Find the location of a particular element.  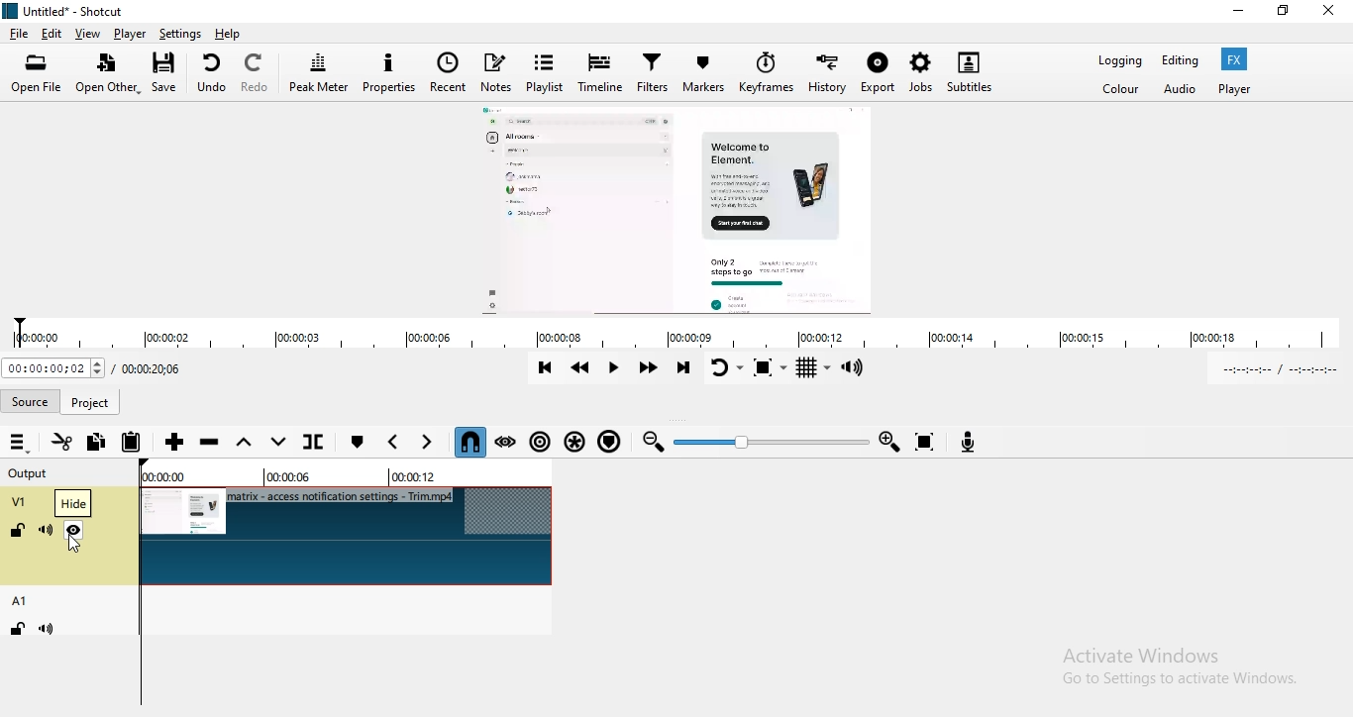

Settings is located at coordinates (180, 34).